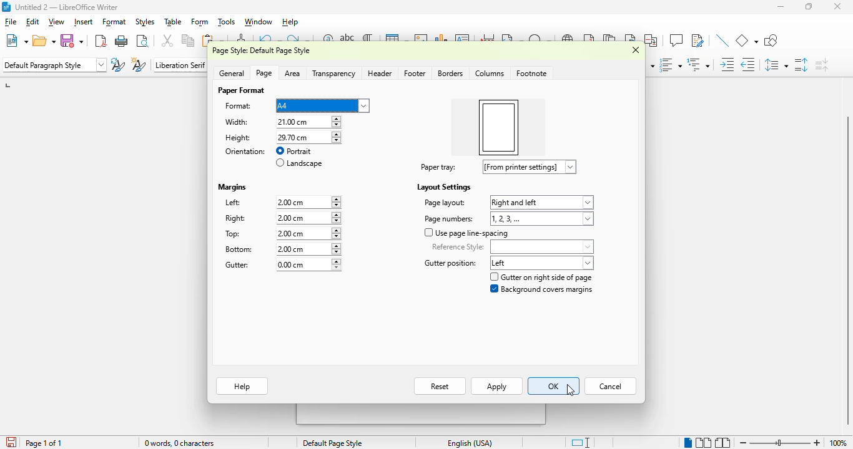 This screenshot has height=449, width=853. What do you see at coordinates (506, 219) in the screenshot?
I see `page numbers: 1,2,3,...` at bounding box center [506, 219].